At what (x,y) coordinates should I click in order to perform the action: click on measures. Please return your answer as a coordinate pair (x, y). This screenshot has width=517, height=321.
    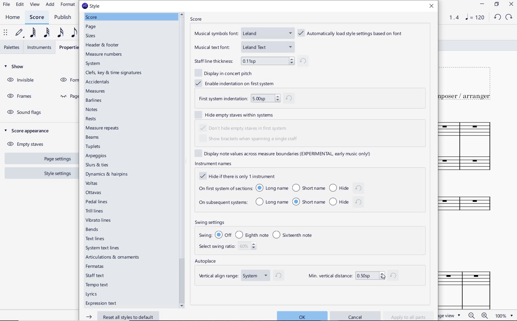
    Looking at the image, I should click on (96, 91).